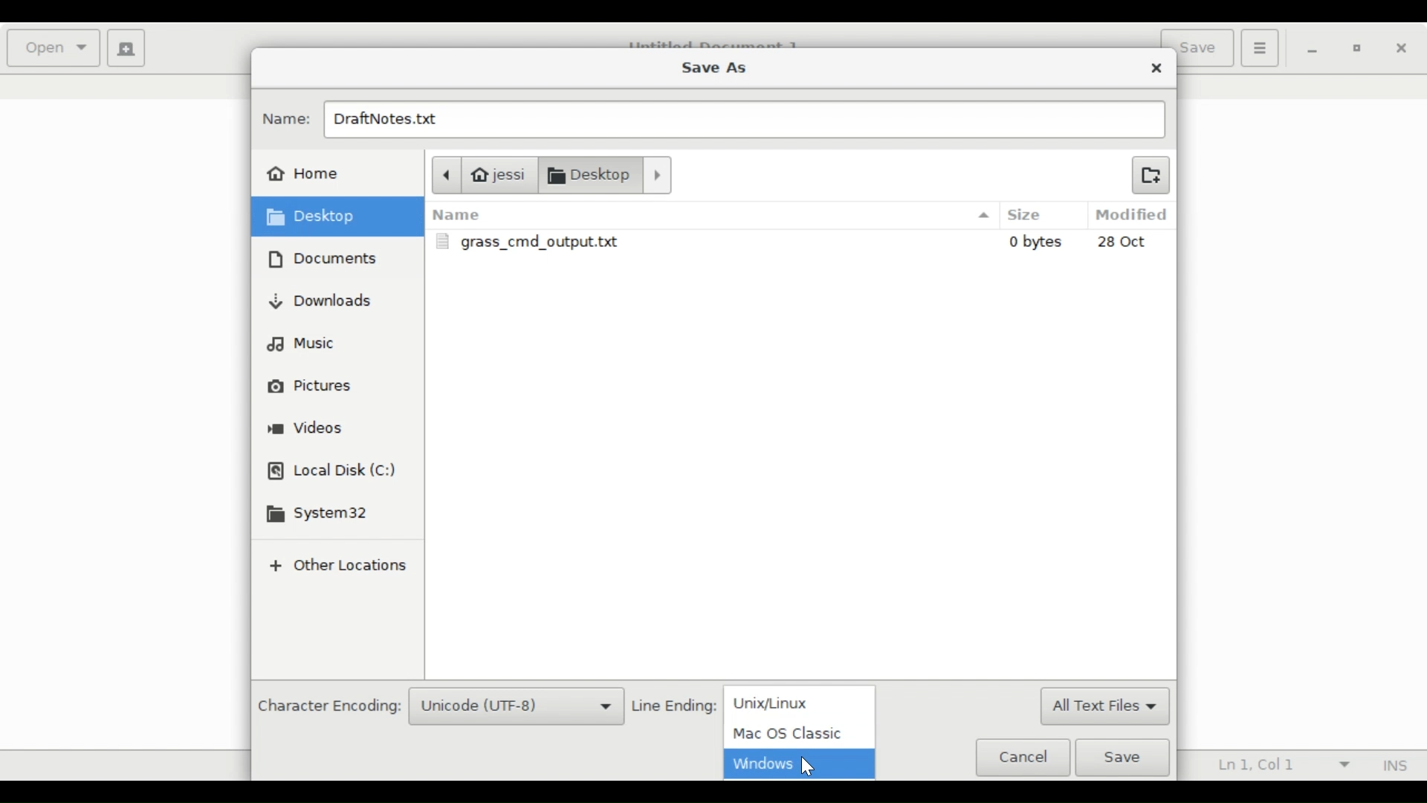 This screenshot has width=1427, height=803. Describe the element at coordinates (612, 175) in the screenshot. I see `Documents` at that location.